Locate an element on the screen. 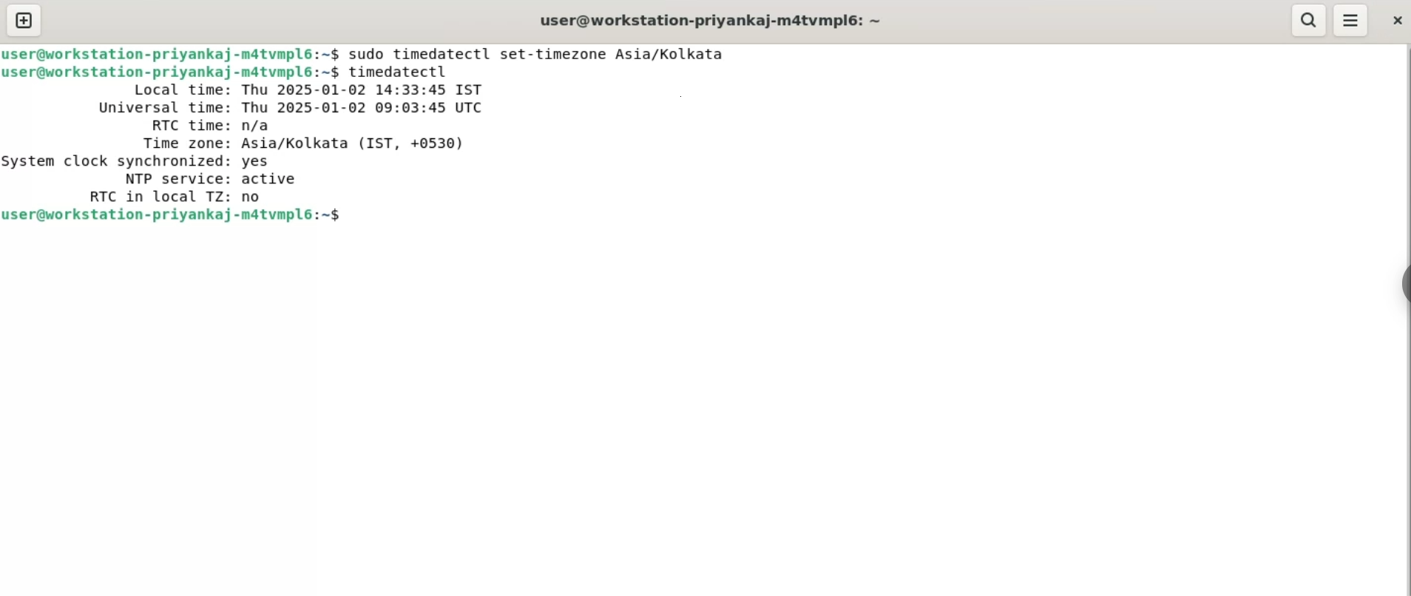 The width and height of the screenshot is (1411, 596). timedatectl is located at coordinates (396, 72).